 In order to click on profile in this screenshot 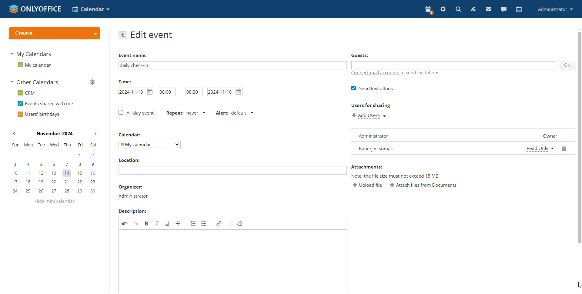, I will do `click(556, 9)`.